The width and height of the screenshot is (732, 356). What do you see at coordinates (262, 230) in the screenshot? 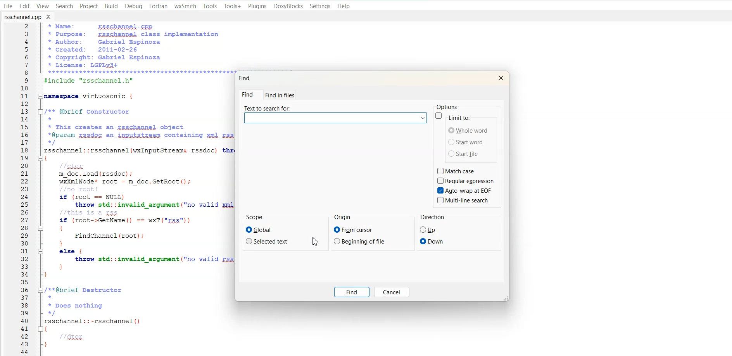
I see `Global` at bounding box center [262, 230].